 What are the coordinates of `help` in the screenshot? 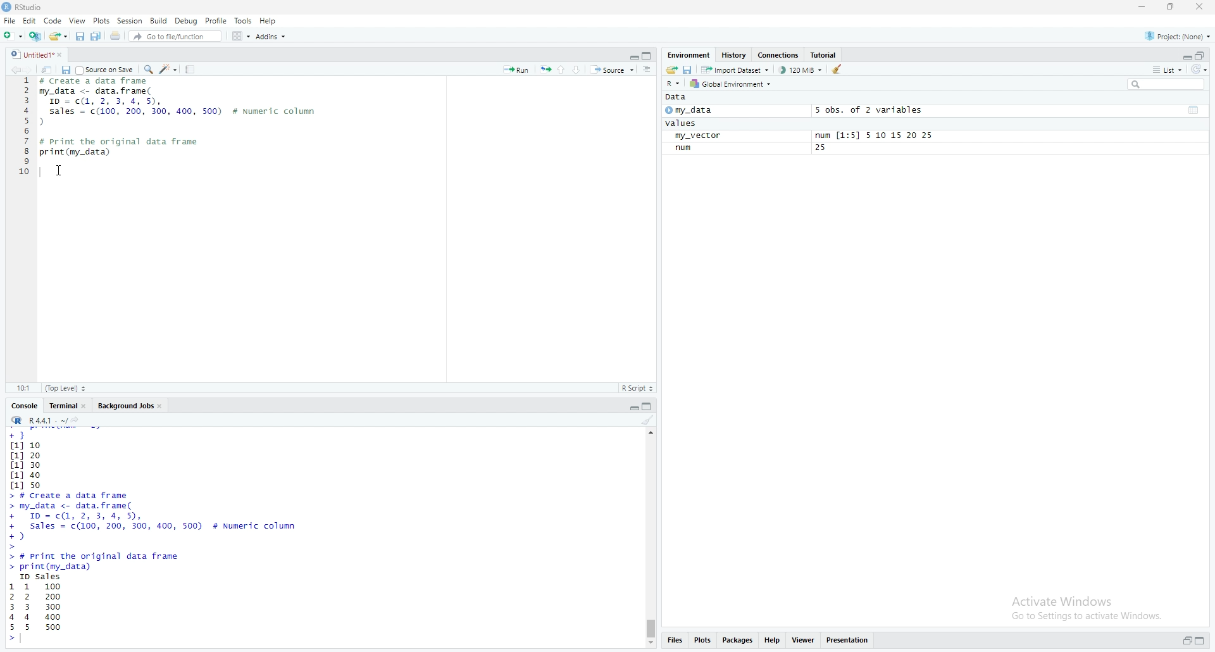 It's located at (773, 643).